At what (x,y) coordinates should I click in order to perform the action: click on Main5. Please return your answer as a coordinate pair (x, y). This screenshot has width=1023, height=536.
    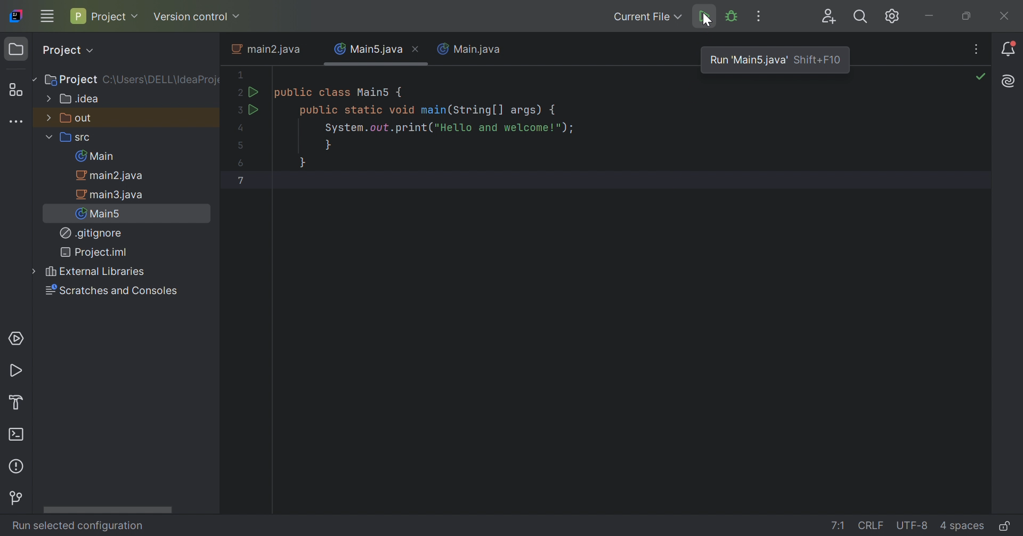
    Looking at the image, I should click on (101, 214).